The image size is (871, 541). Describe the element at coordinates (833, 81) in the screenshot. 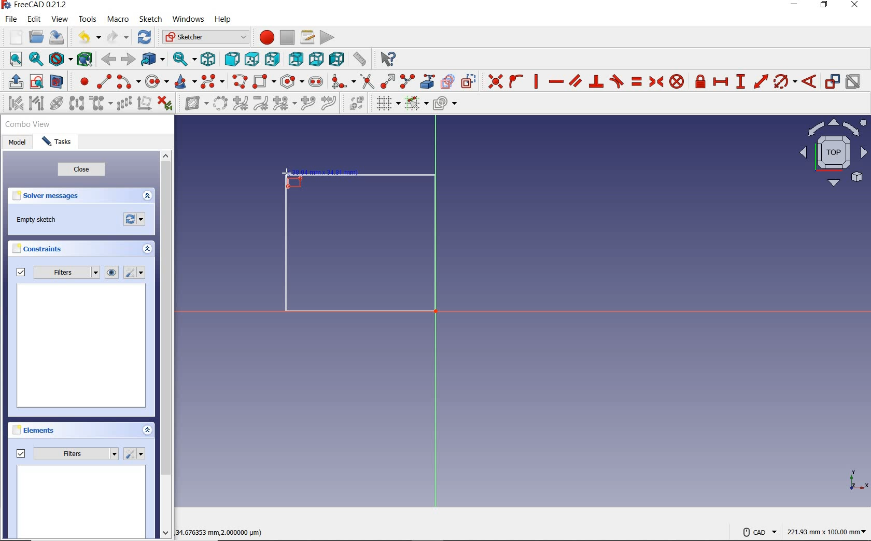

I see `toggle driving` at that location.